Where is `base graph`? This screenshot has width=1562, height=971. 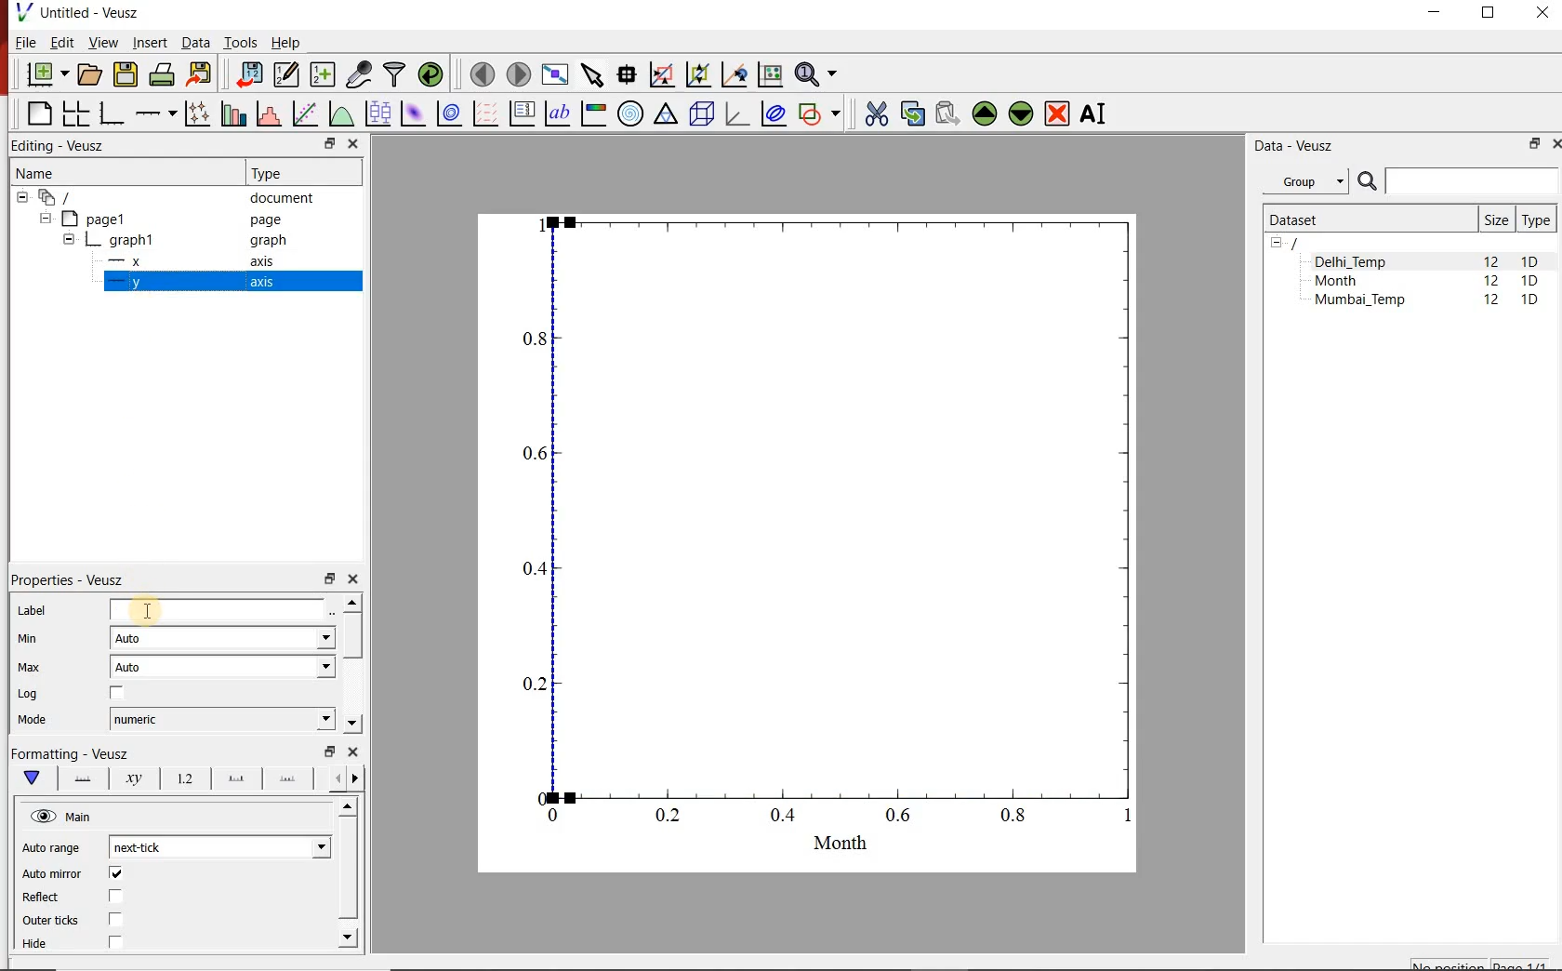
base graph is located at coordinates (110, 114).